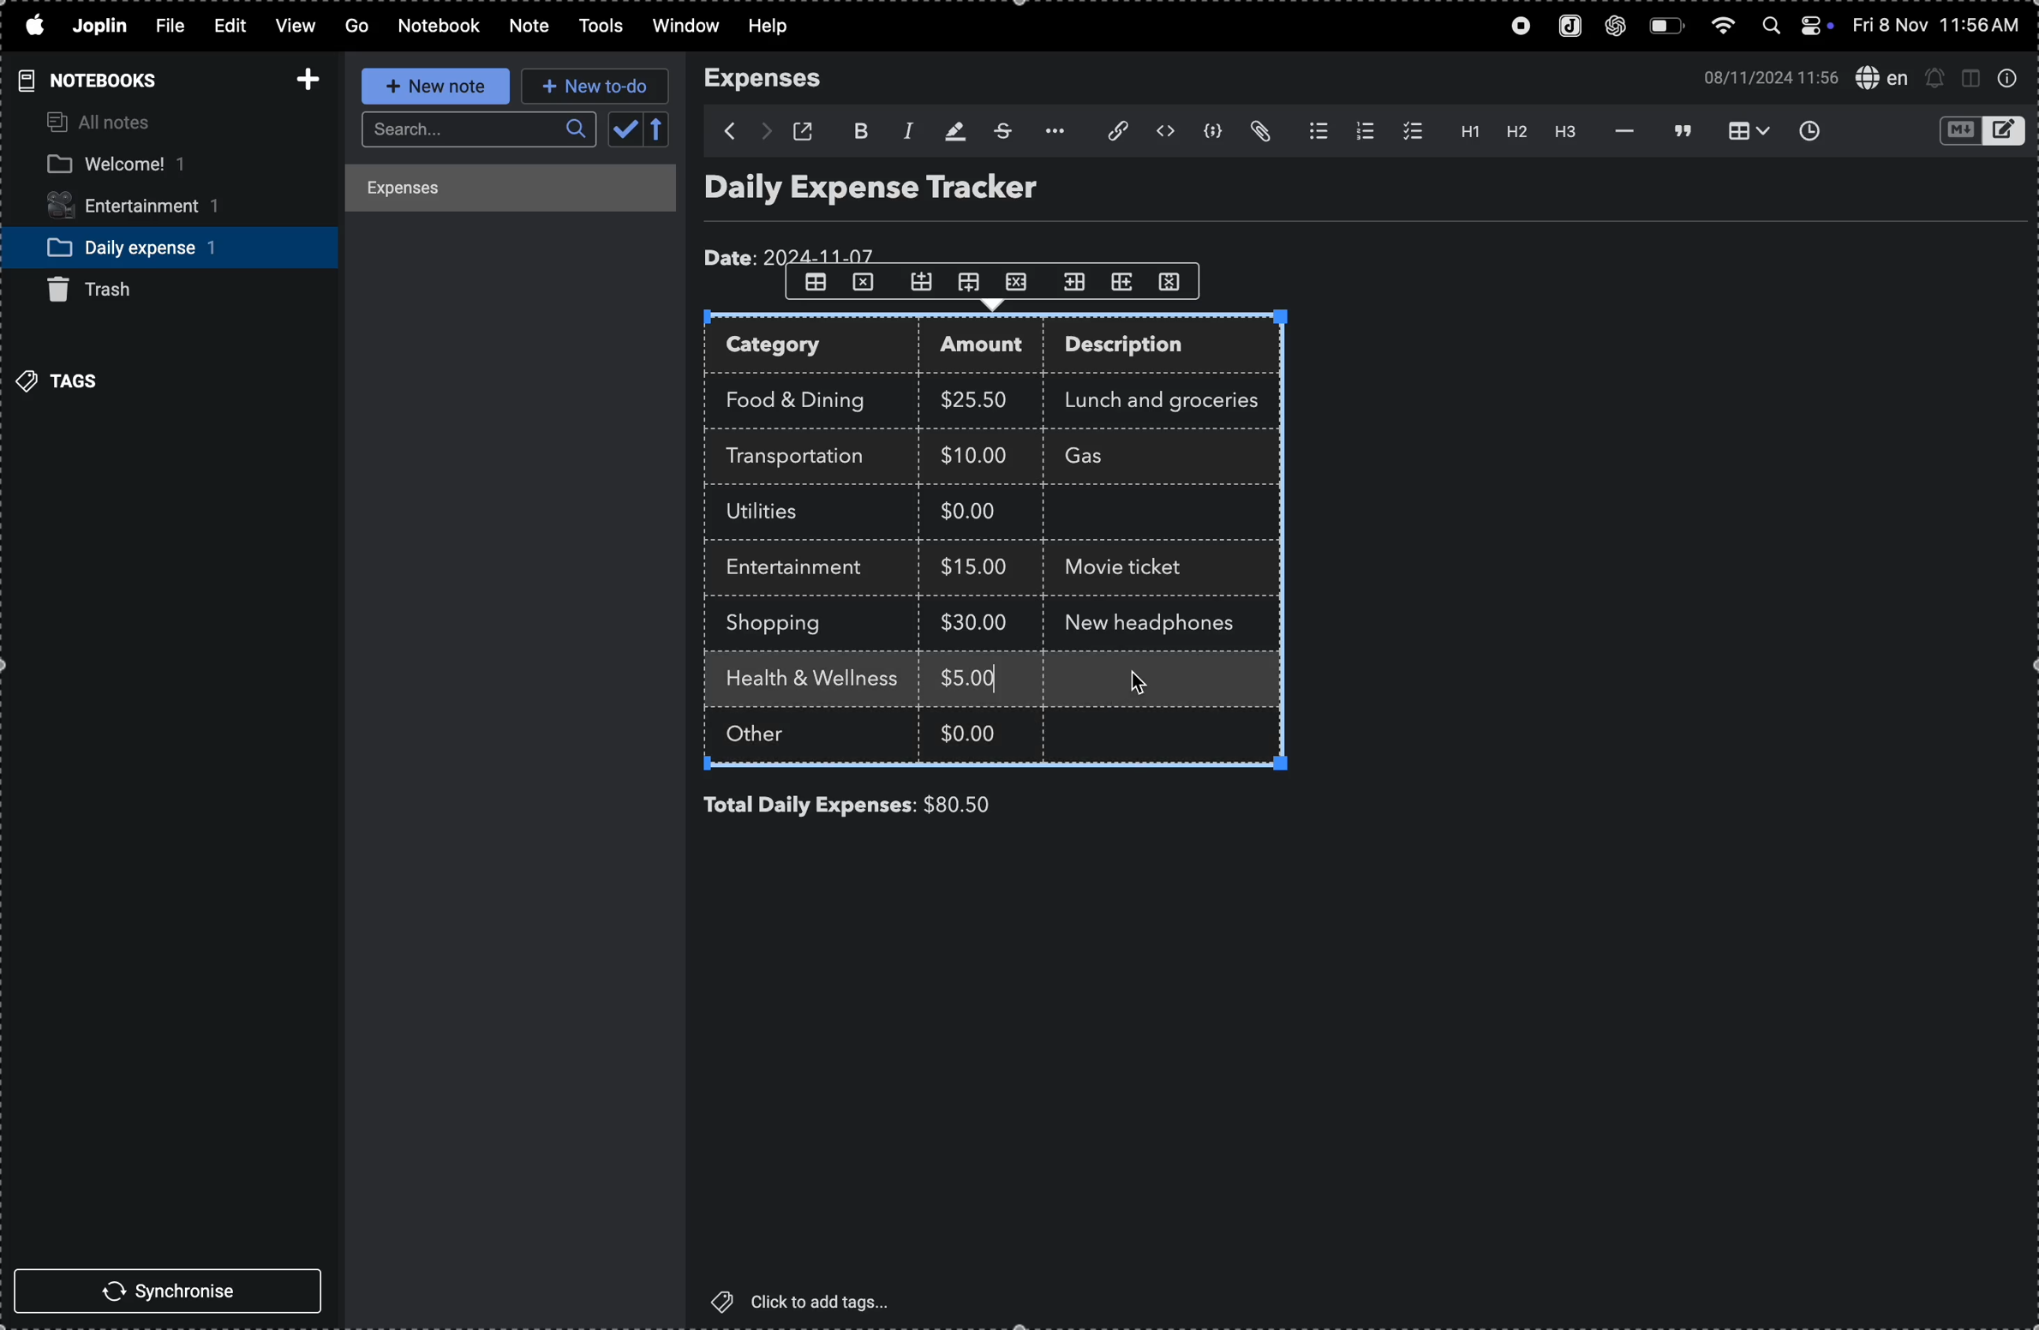  I want to click on window, so click(684, 27).